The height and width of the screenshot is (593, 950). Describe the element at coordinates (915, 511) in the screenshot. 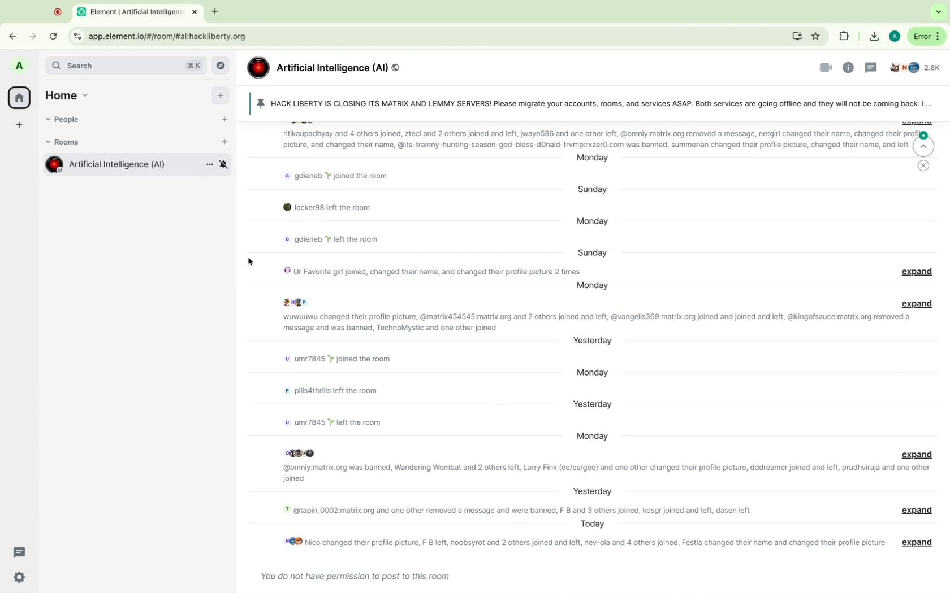

I see `message` at that location.